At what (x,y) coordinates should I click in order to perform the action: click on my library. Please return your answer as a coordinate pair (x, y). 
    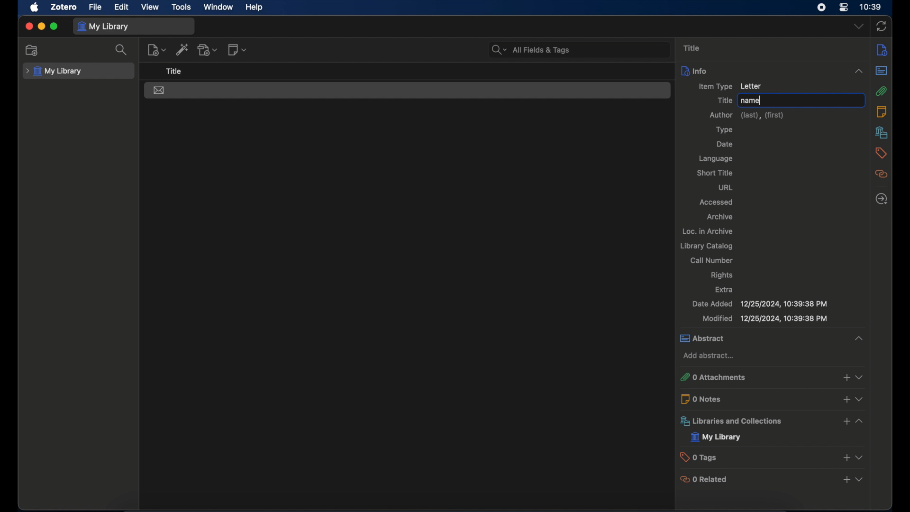
    Looking at the image, I should click on (105, 26).